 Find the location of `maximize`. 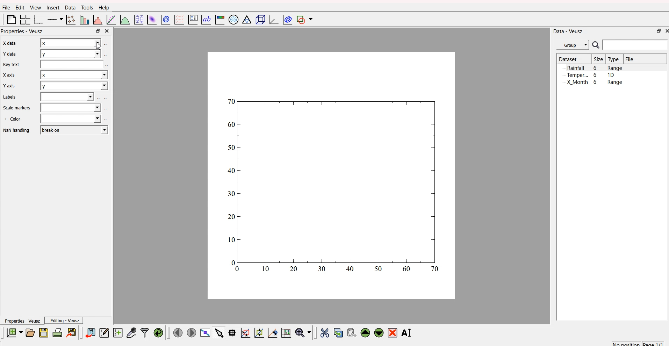

maximize is located at coordinates (657, 32).